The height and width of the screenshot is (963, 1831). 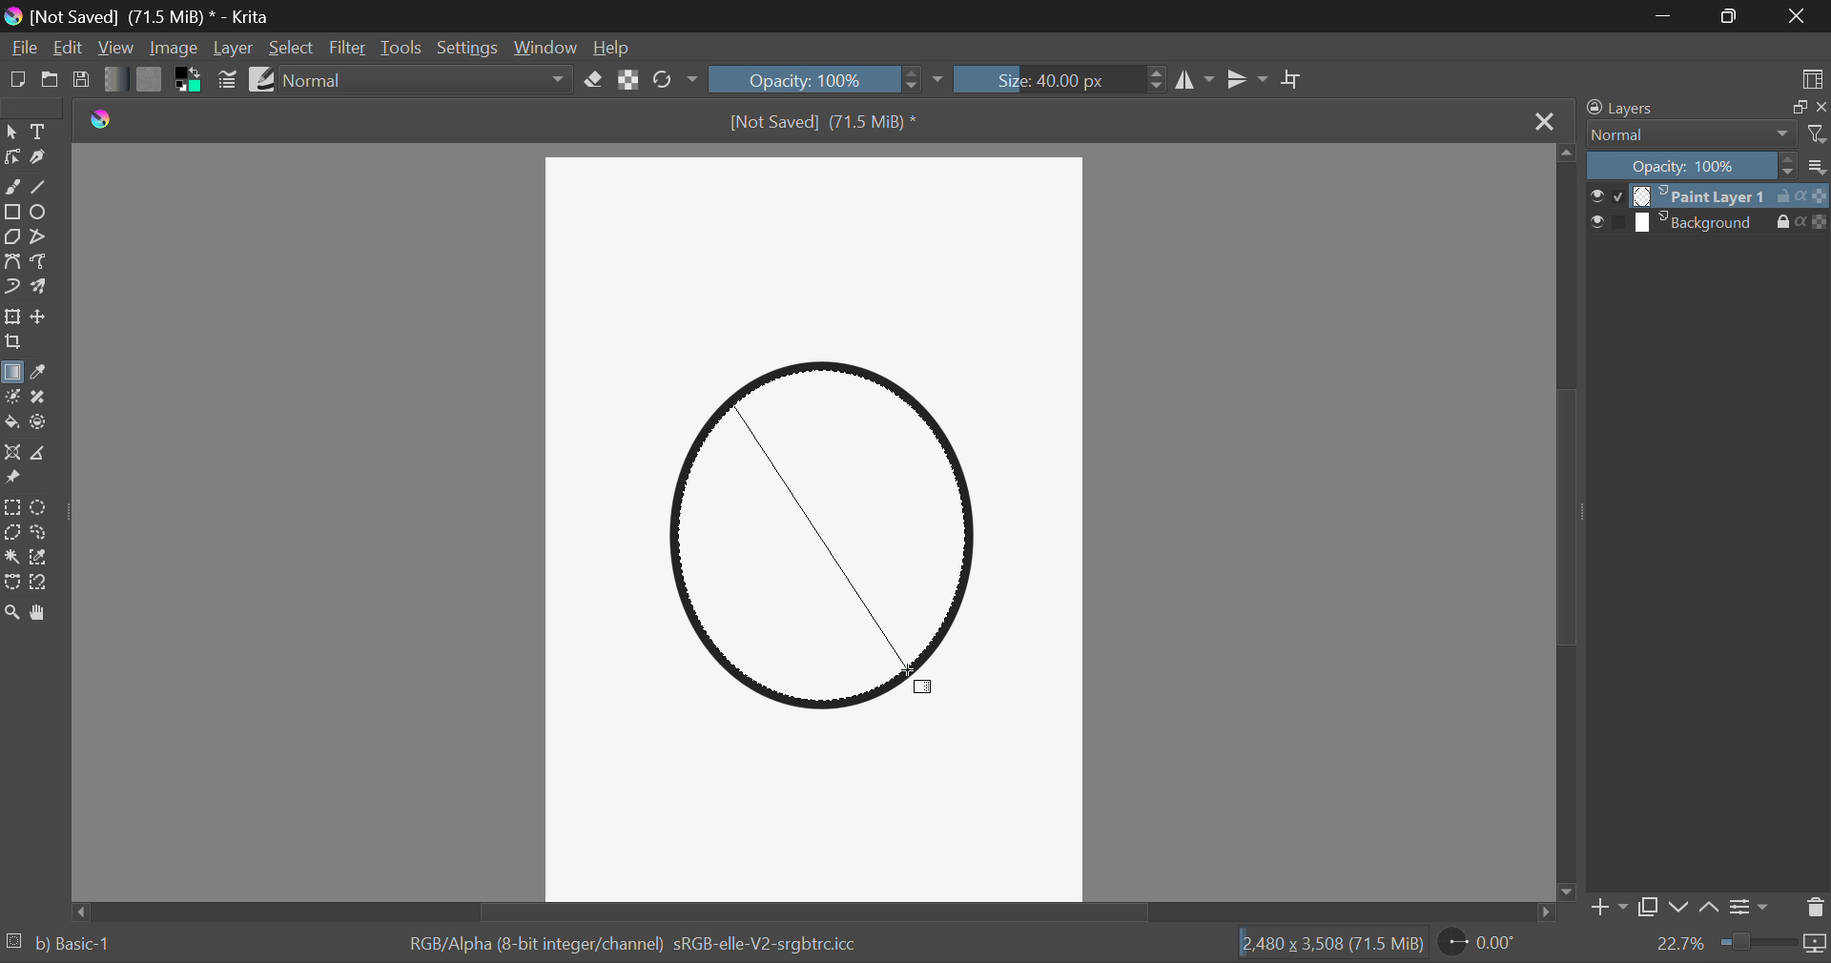 What do you see at coordinates (673, 79) in the screenshot?
I see `Rotate` at bounding box center [673, 79].